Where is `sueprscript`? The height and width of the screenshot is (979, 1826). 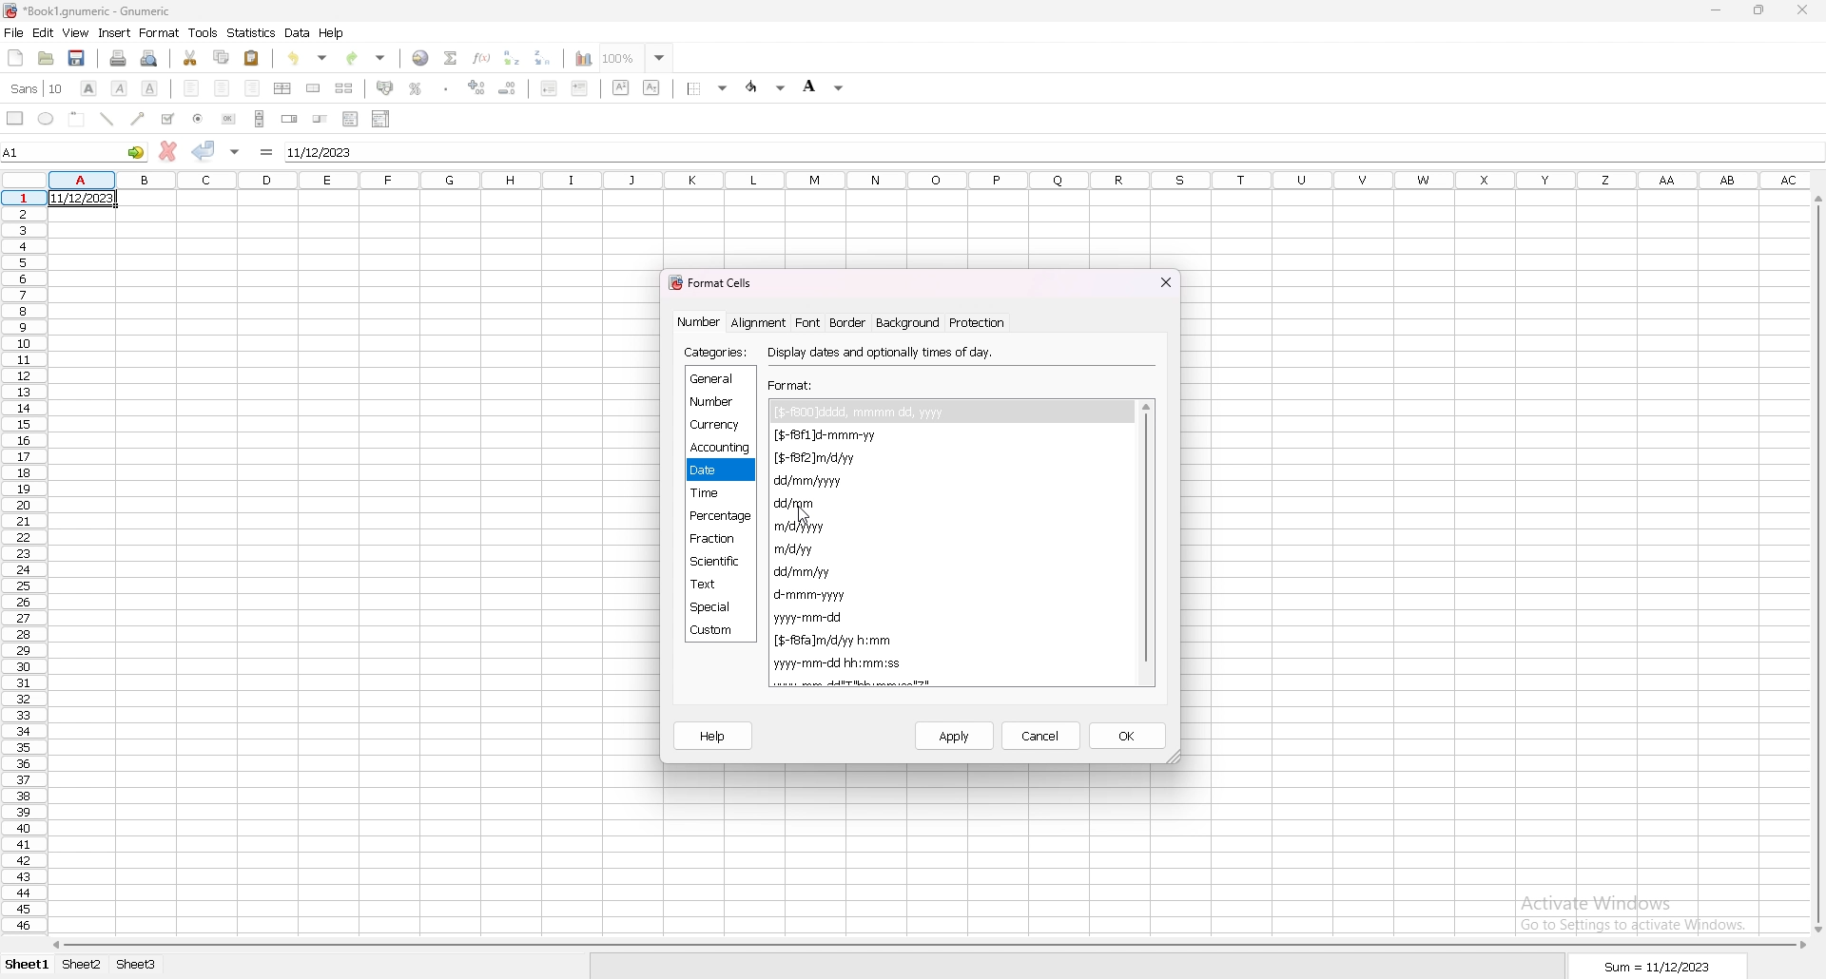 sueprscript is located at coordinates (621, 87).